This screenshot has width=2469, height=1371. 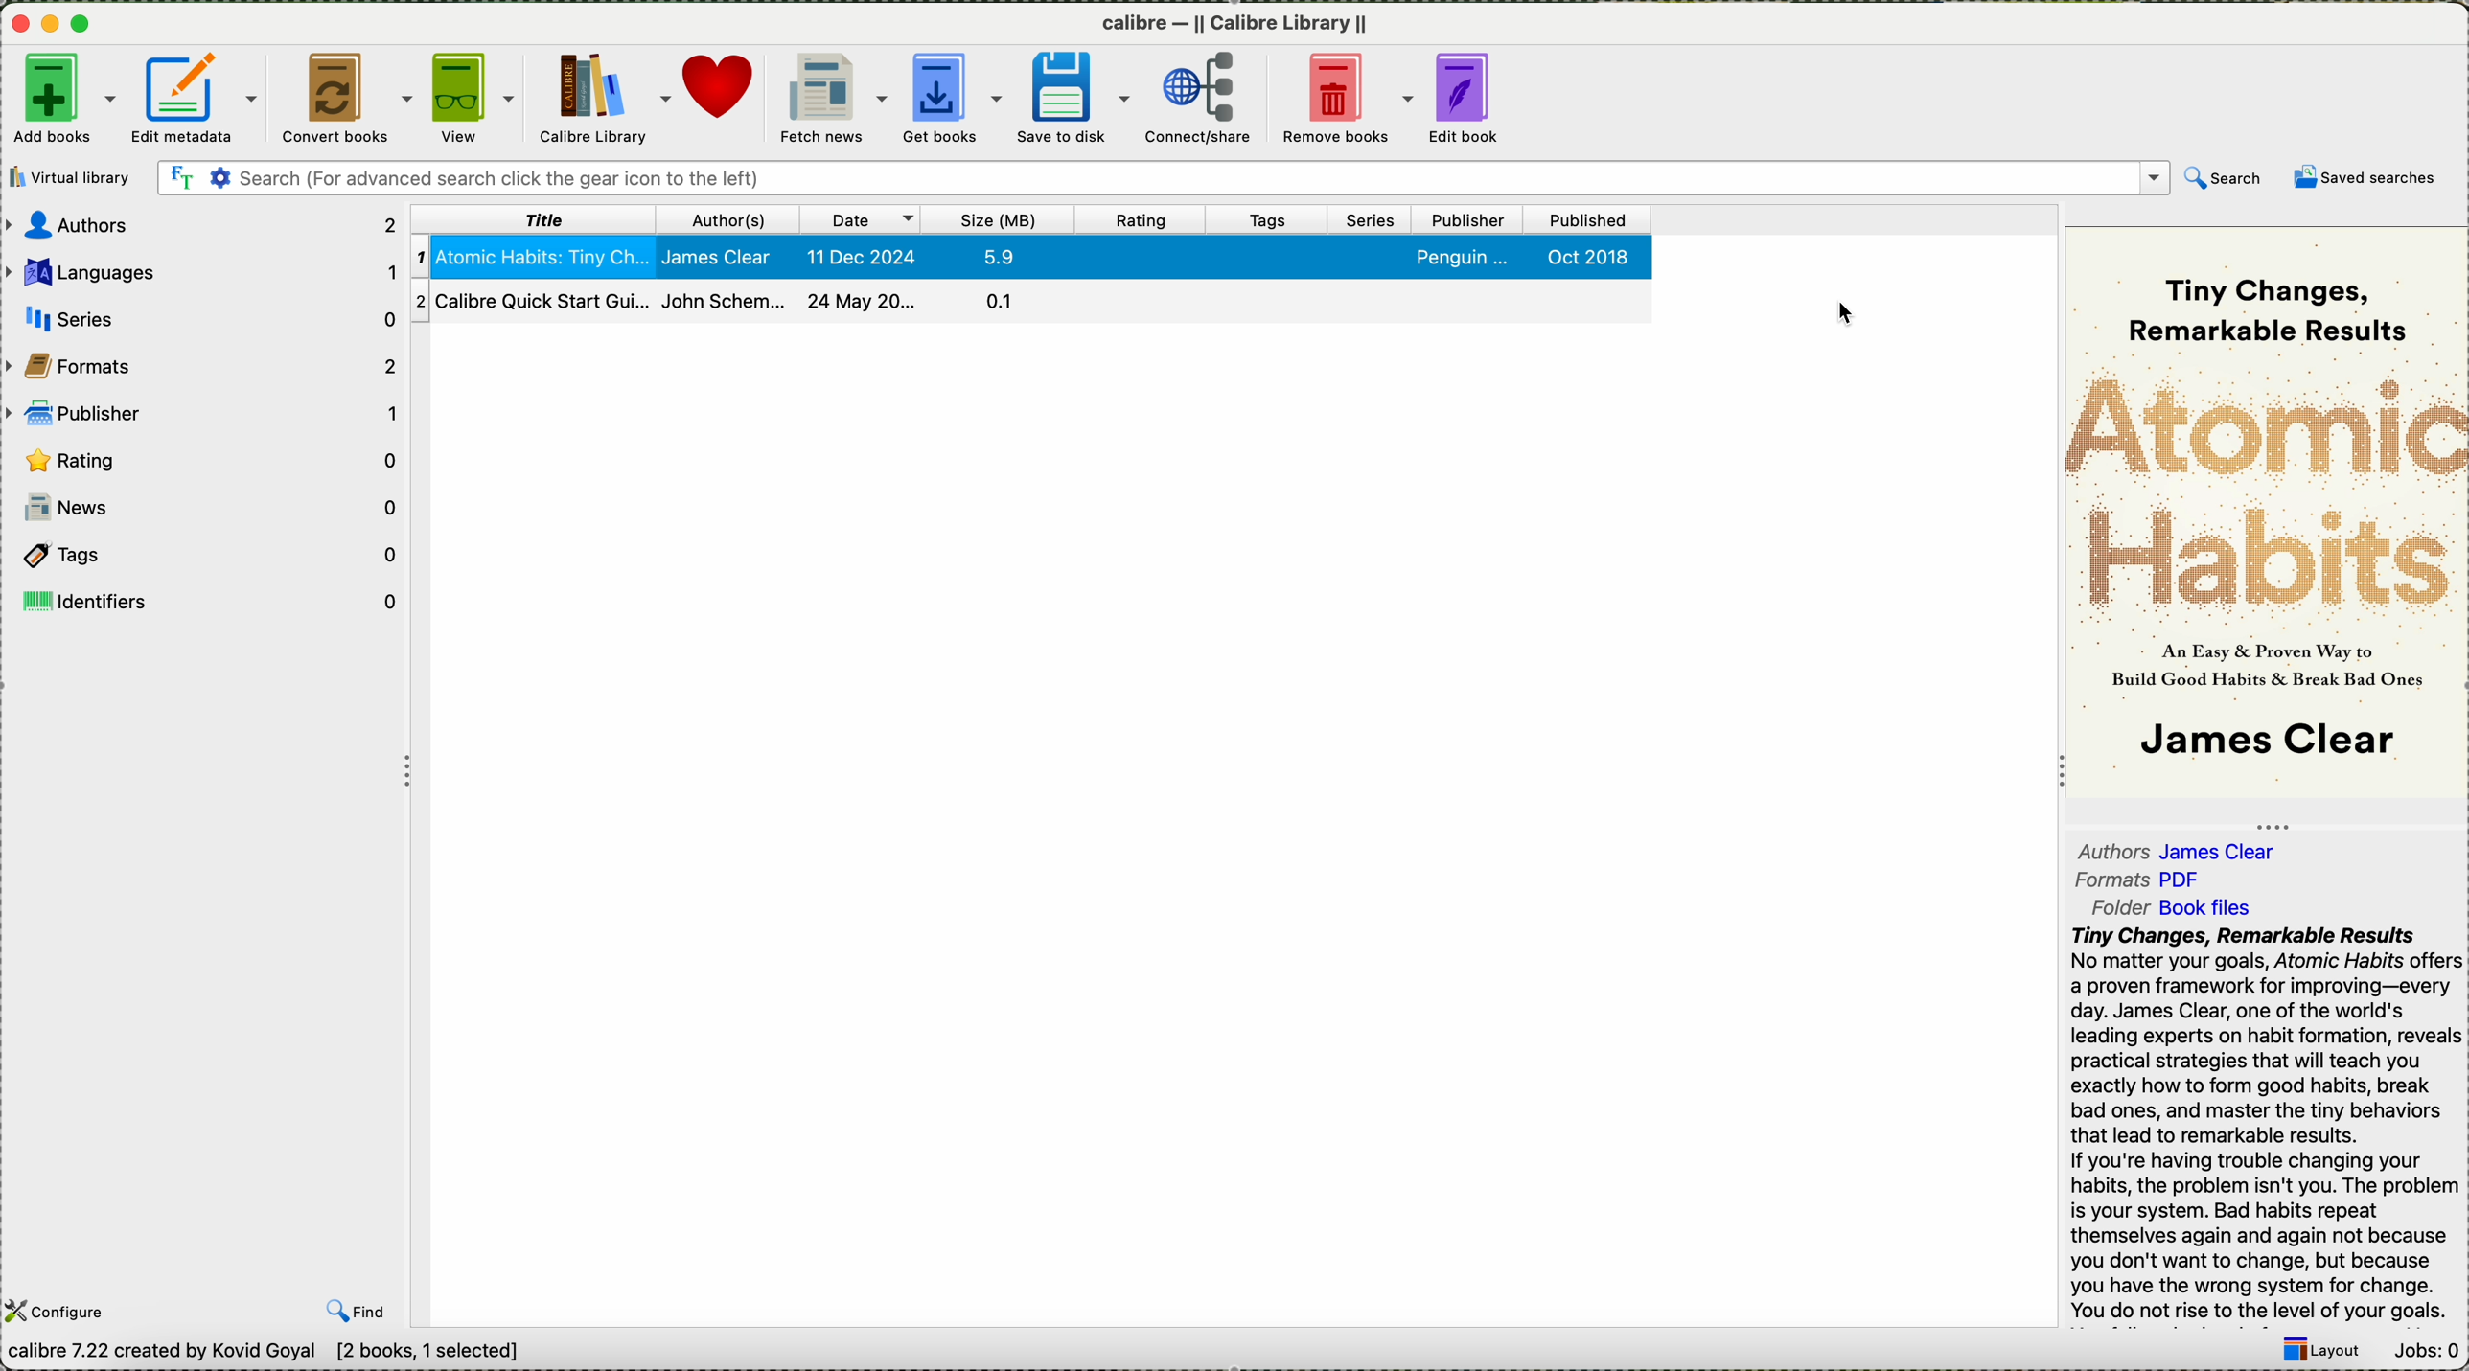 What do you see at coordinates (2426, 1353) in the screenshot?
I see `Jobs: 0` at bounding box center [2426, 1353].